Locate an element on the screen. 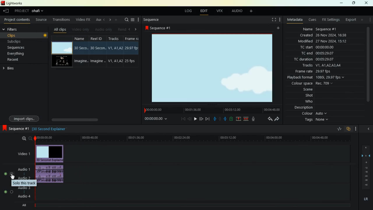 The image size is (373, 210). video clip added to timeline is located at coordinates (50, 153).